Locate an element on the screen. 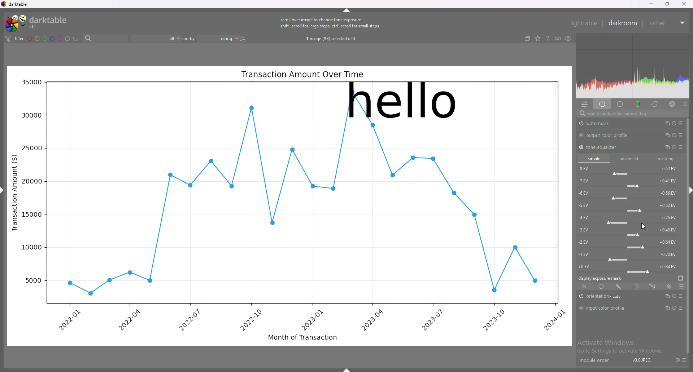 The height and width of the screenshot is (372, 693). off is located at coordinates (584, 287).